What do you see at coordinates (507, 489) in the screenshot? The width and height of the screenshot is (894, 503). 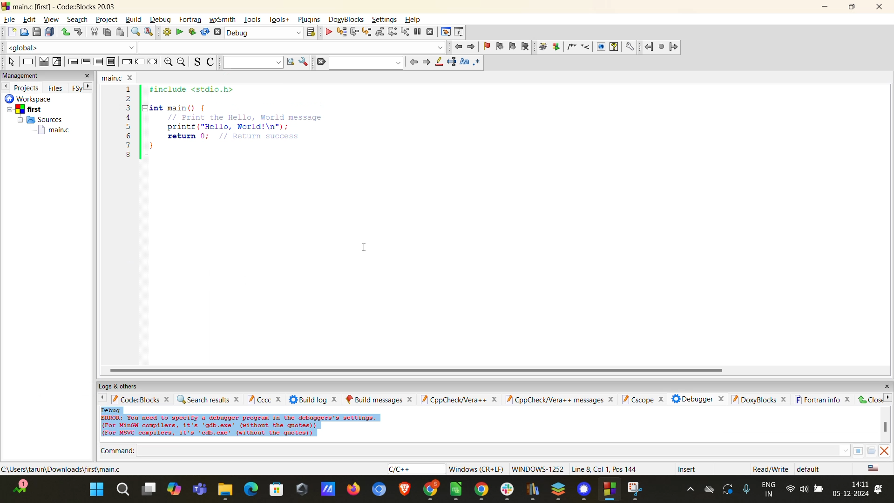 I see `slack` at bounding box center [507, 489].